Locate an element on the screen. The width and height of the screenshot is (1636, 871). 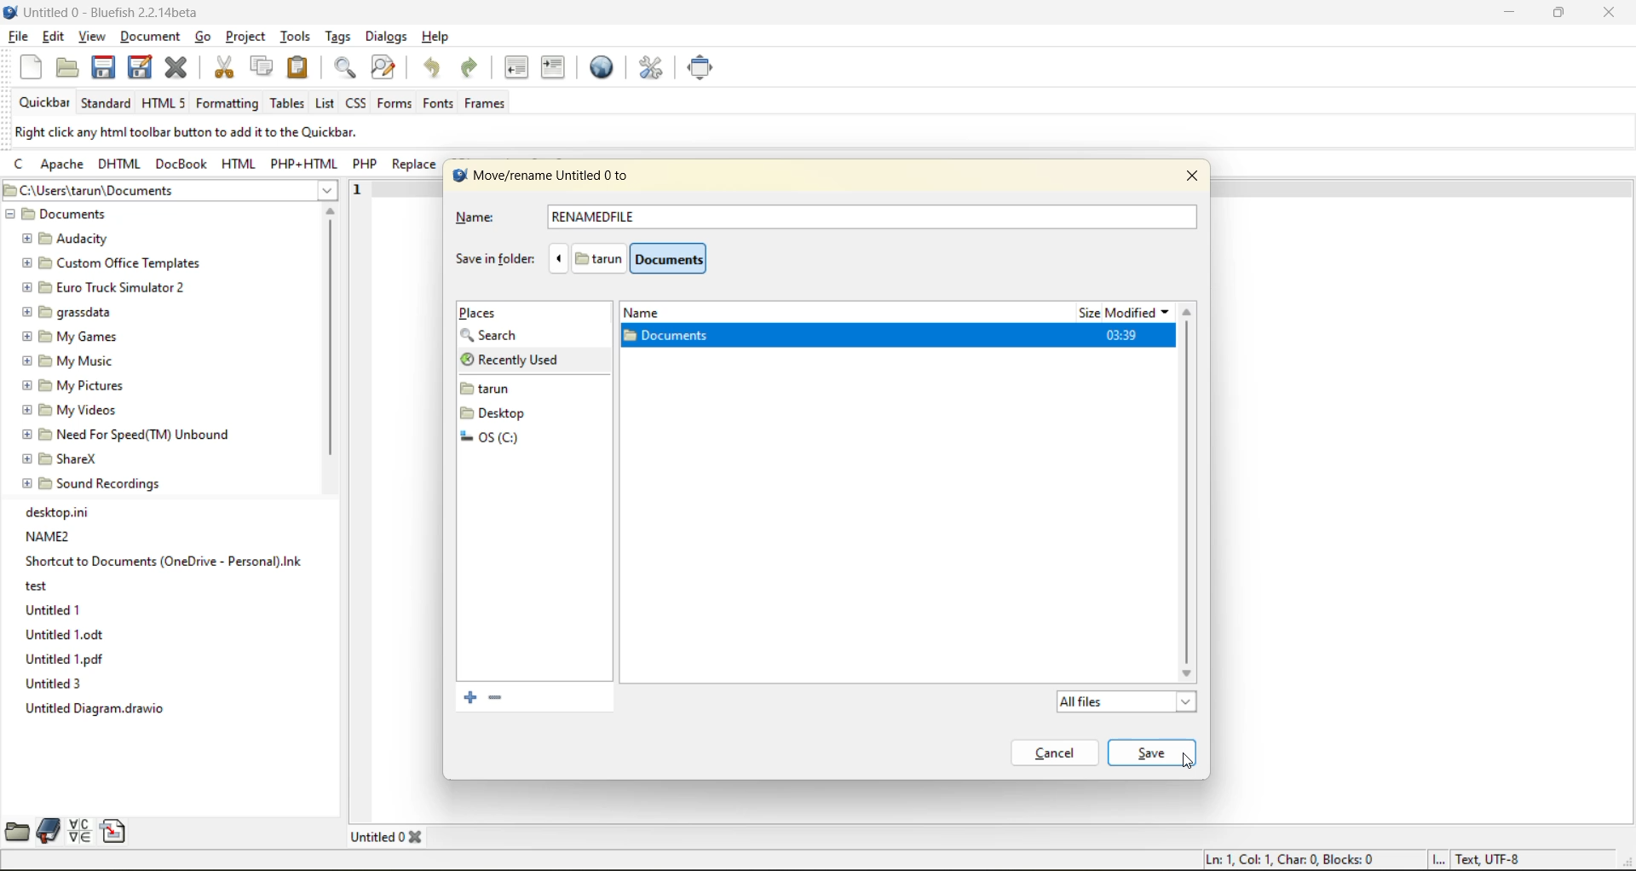
new file name is located at coordinates (598, 218).